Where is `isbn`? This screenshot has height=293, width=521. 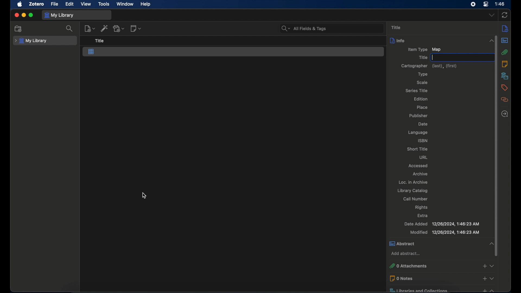
isbn is located at coordinates (423, 141).